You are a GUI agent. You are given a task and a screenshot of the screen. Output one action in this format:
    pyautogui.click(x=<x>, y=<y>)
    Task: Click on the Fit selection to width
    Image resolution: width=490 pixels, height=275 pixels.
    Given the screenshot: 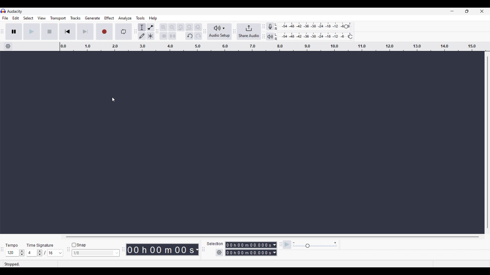 What is the action you would take?
    pyautogui.click(x=181, y=28)
    